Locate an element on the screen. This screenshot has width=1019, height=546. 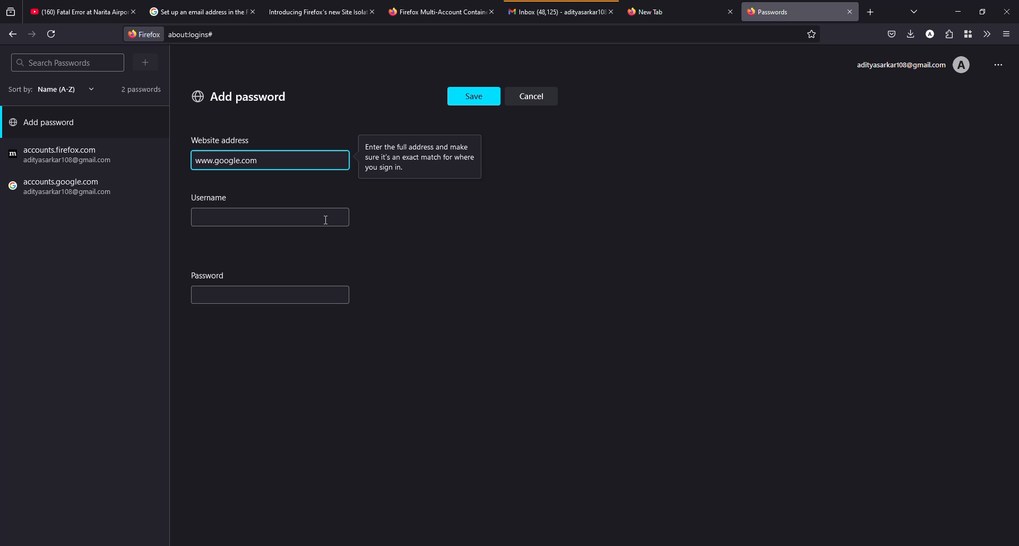
account is located at coordinates (931, 33).